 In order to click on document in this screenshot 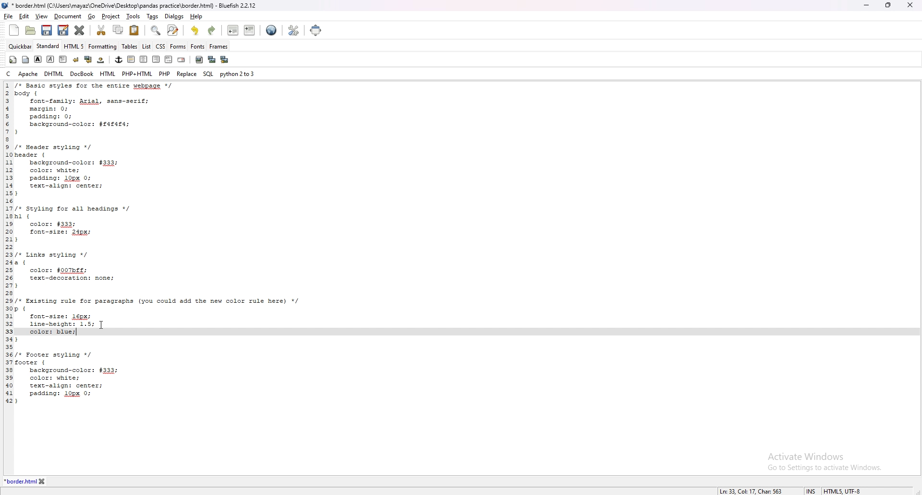, I will do `click(67, 17)`.